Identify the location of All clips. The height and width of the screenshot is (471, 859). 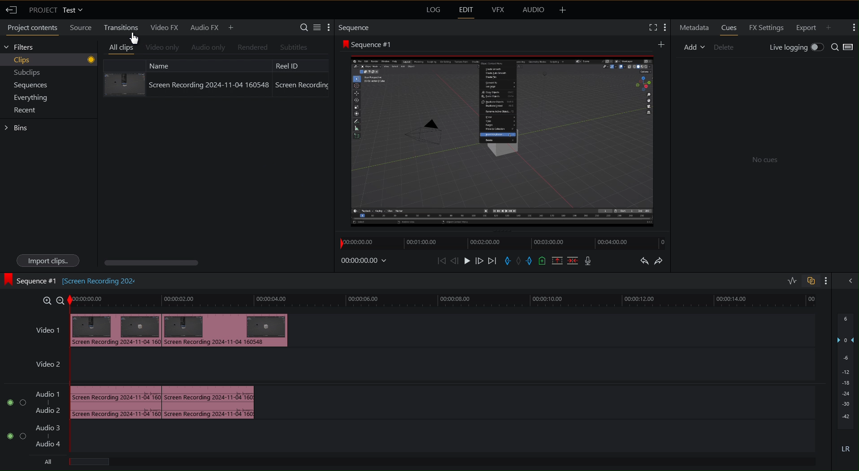
(121, 48).